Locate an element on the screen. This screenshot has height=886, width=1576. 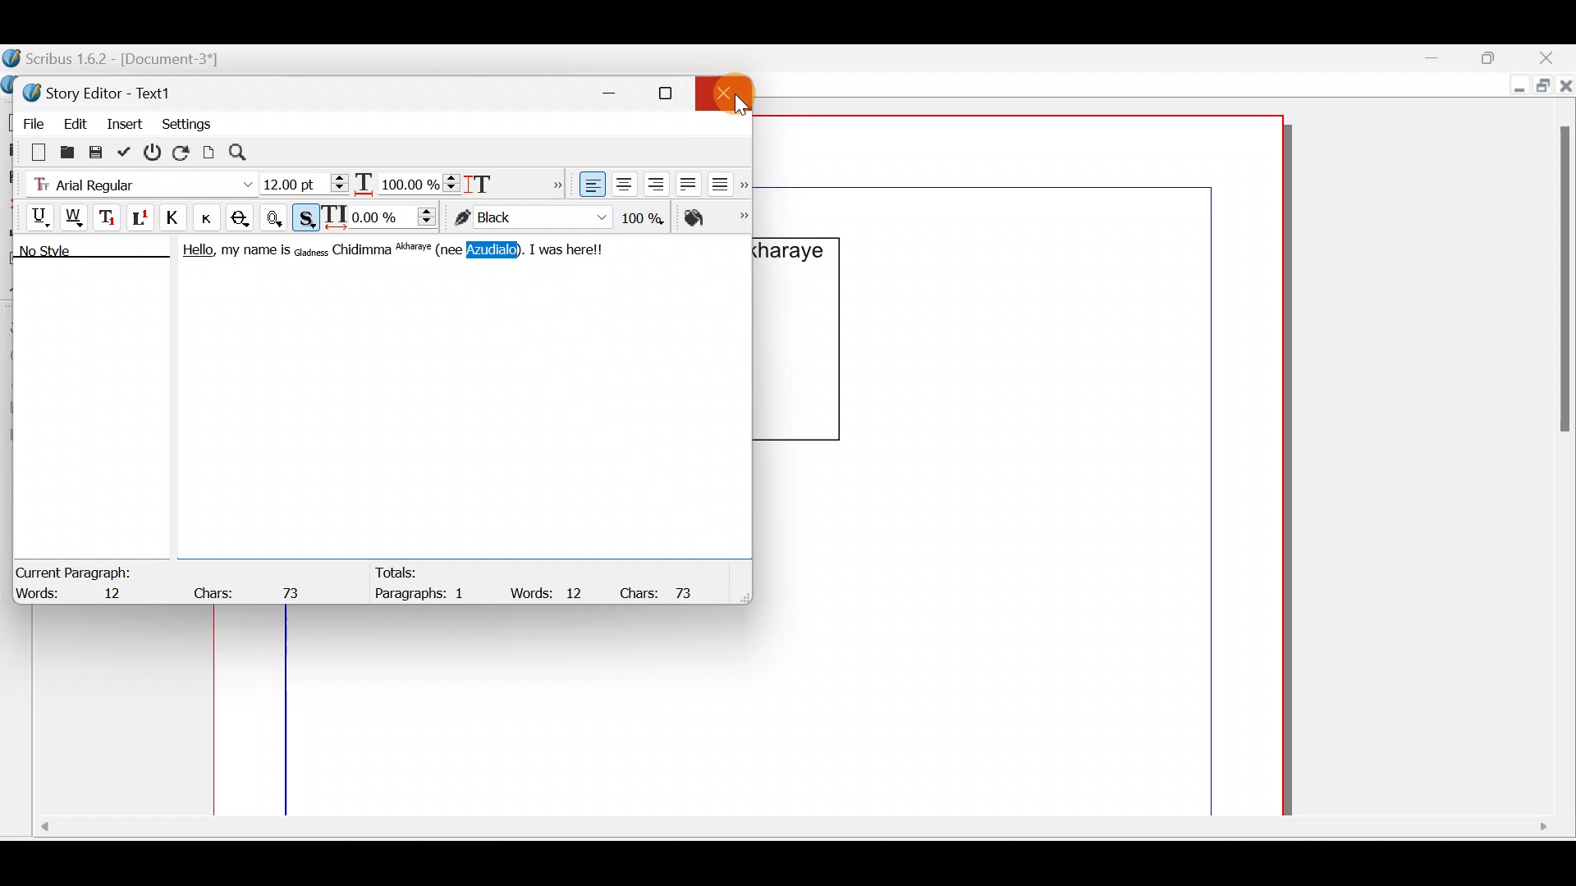
Load from file is located at coordinates (66, 151).